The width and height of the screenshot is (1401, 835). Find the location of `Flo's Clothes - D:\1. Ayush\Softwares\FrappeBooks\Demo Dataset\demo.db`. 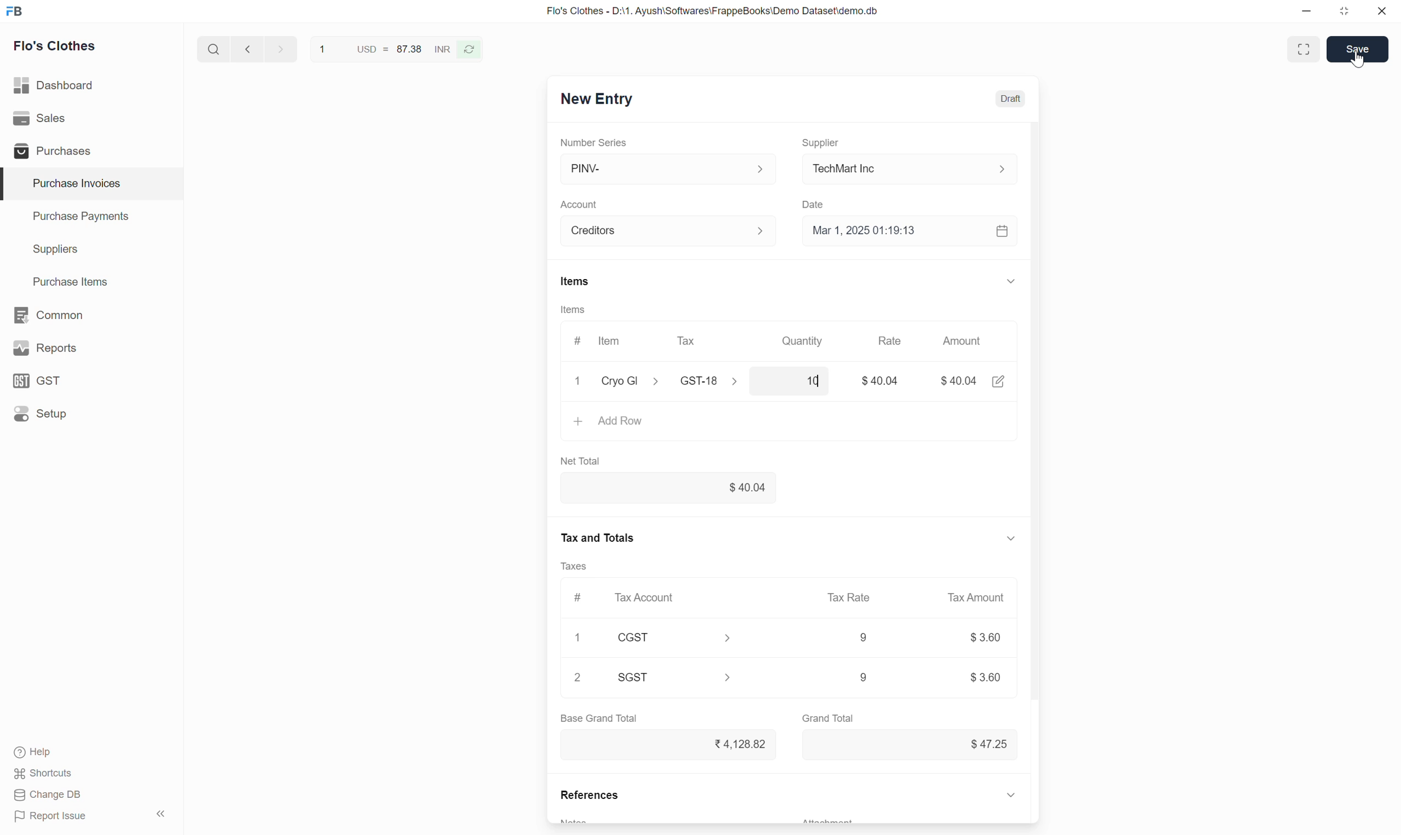

Flo's Clothes - D:\1. Ayush\Softwares\FrappeBooks\Demo Dataset\demo.db is located at coordinates (711, 11).